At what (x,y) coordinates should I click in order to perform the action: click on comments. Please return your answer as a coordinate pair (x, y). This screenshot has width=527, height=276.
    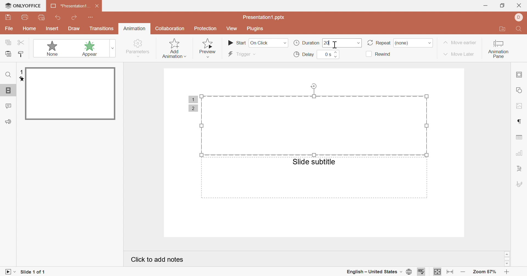
    Looking at the image, I should click on (8, 105).